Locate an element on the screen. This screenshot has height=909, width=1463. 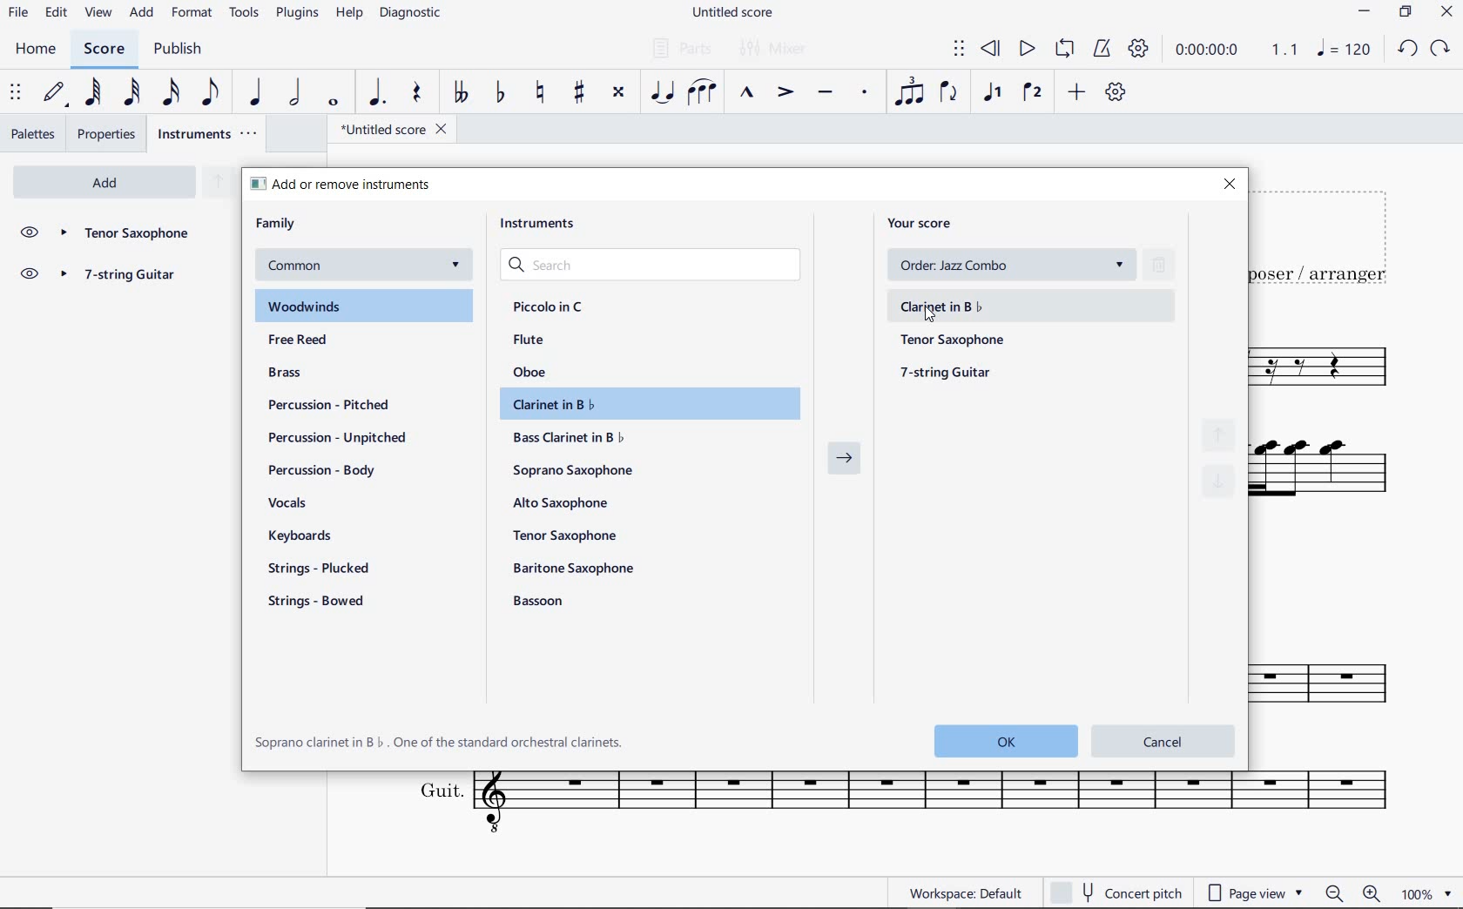
concert pitch is located at coordinates (1116, 892).